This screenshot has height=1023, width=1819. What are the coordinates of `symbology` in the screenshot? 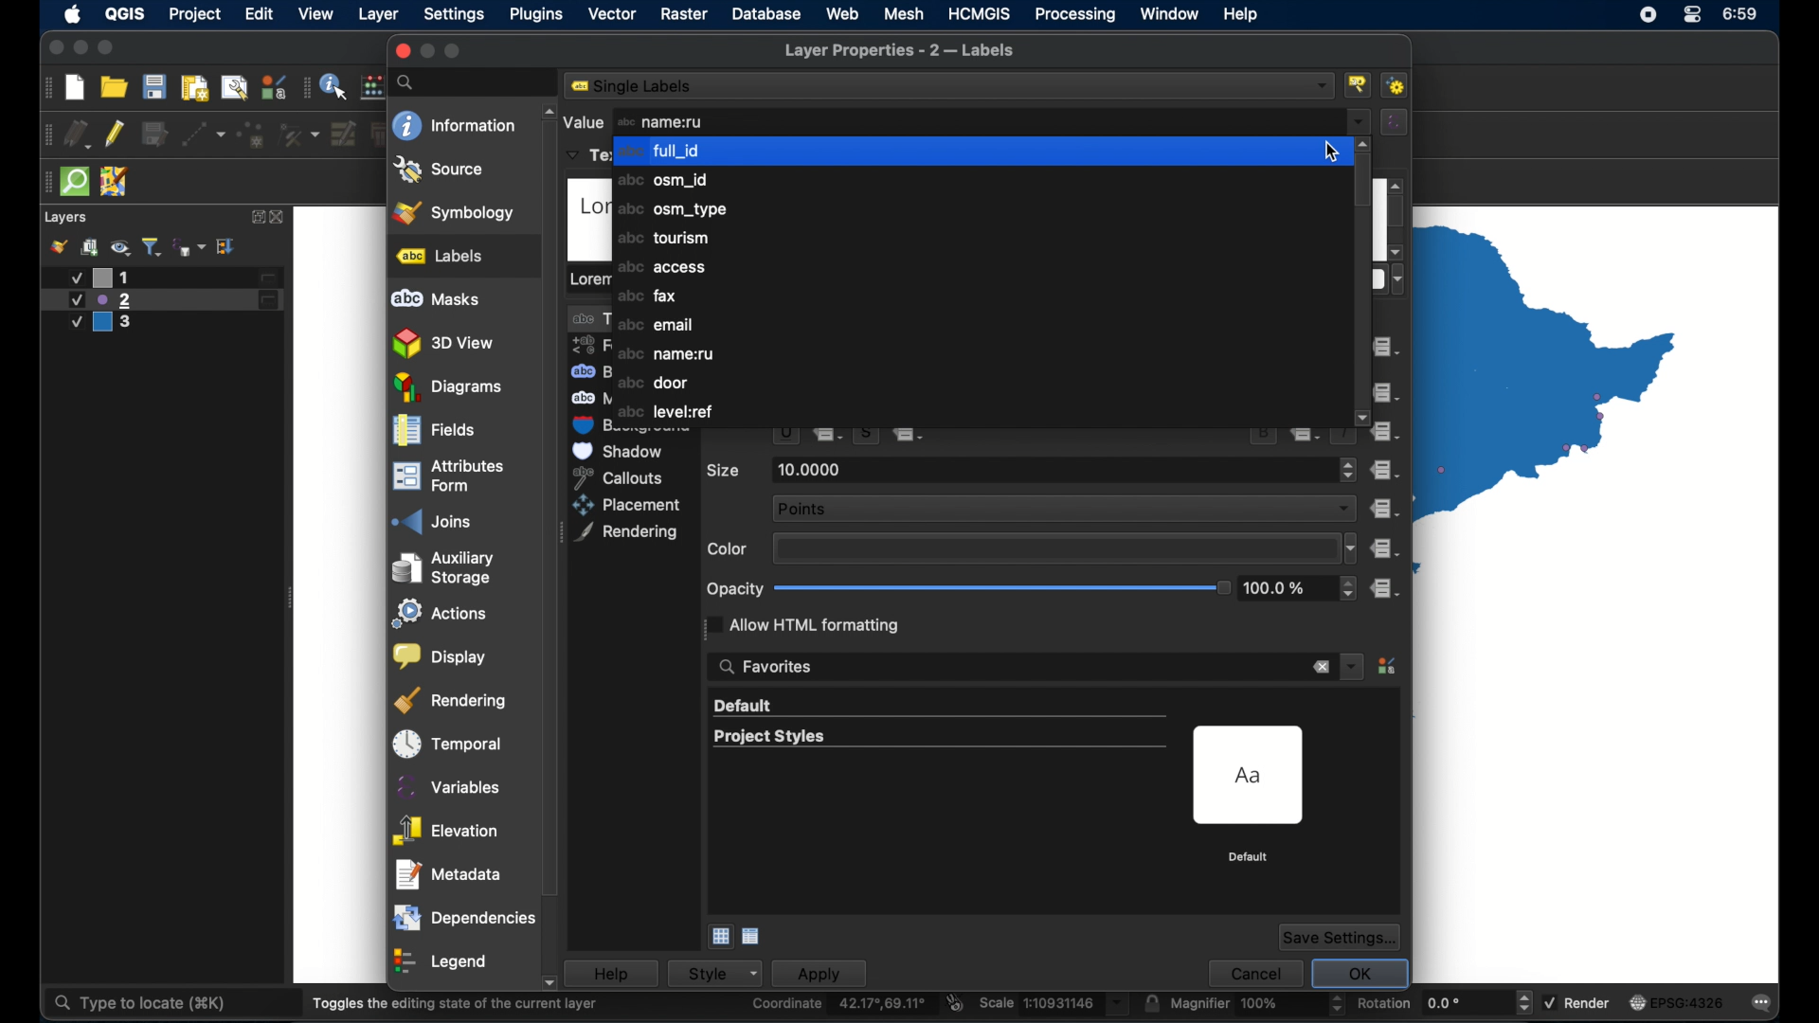 It's located at (456, 211).